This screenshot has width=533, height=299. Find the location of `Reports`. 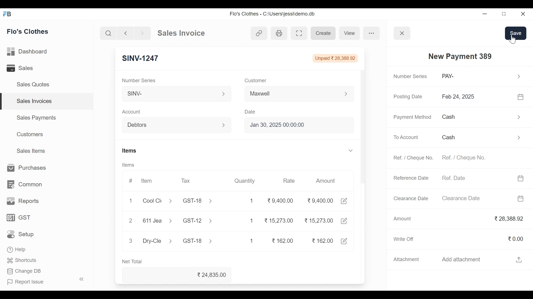

Reports is located at coordinates (22, 201).